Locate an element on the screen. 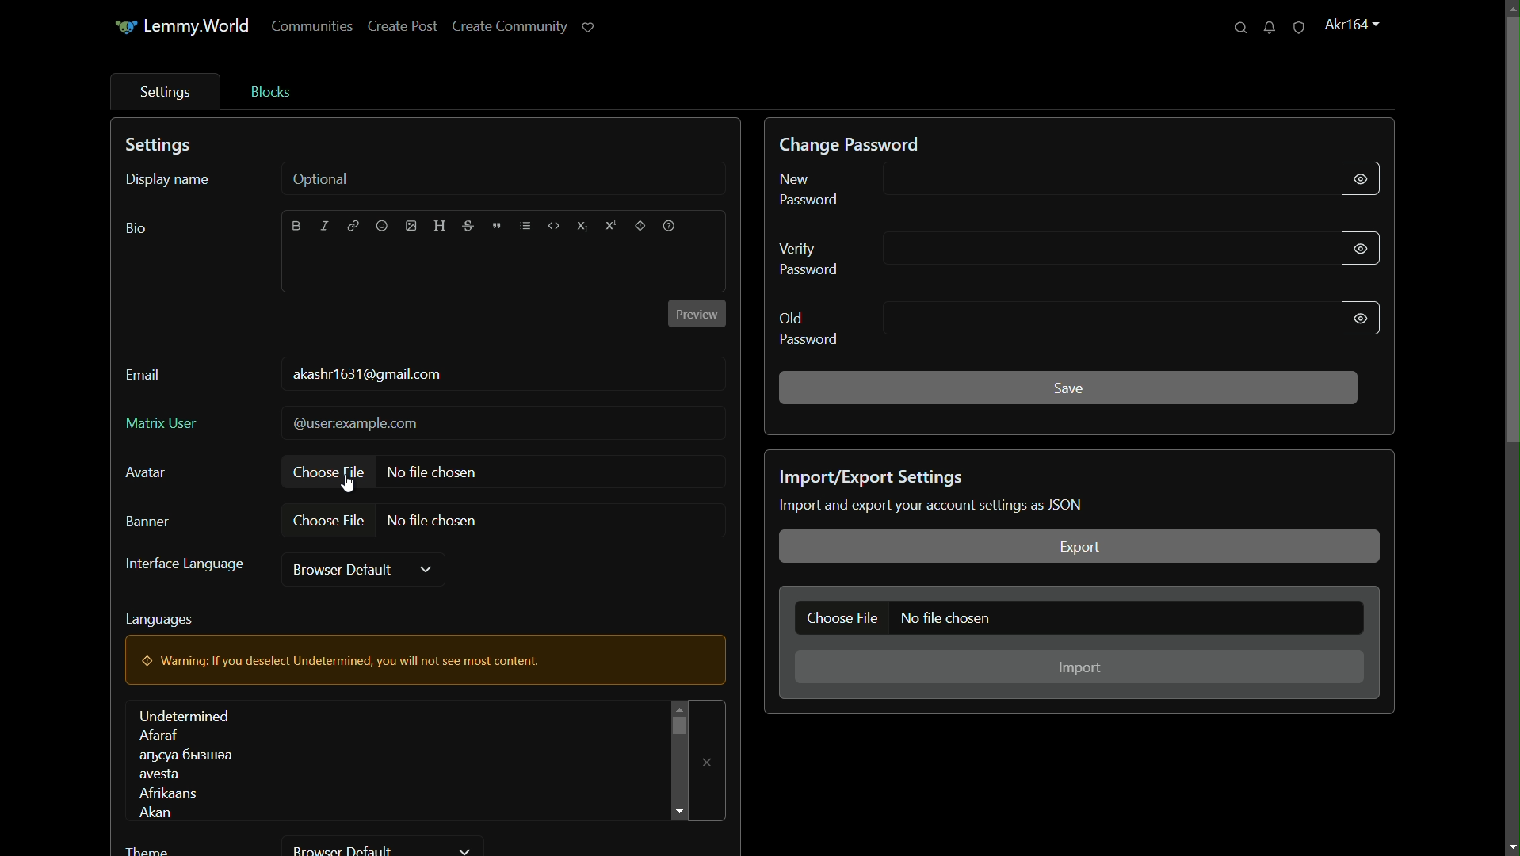 The height and width of the screenshot is (856, 1520). display name is located at coordinates (166, 180).